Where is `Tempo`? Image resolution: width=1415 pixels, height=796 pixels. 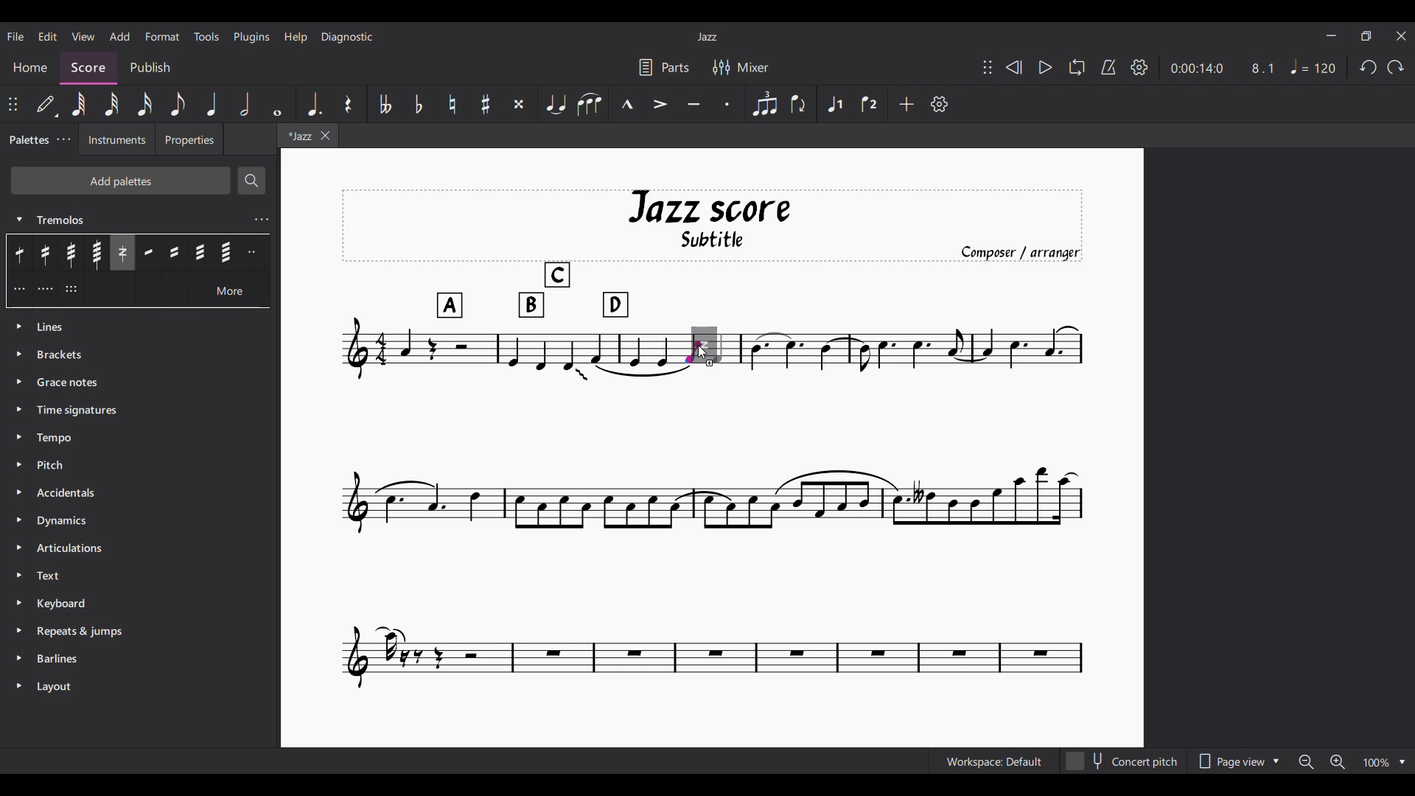
Tempo is located at coordinates (141, 438).